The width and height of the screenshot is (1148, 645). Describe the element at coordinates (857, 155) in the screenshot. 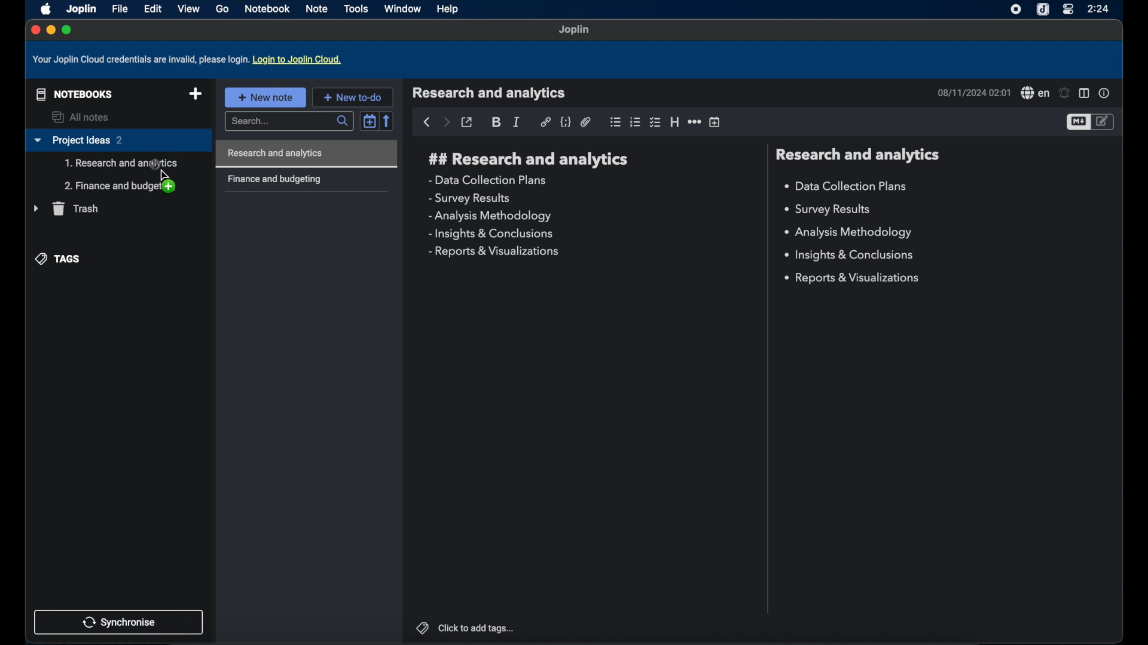

I see `research and analytics` at that location.